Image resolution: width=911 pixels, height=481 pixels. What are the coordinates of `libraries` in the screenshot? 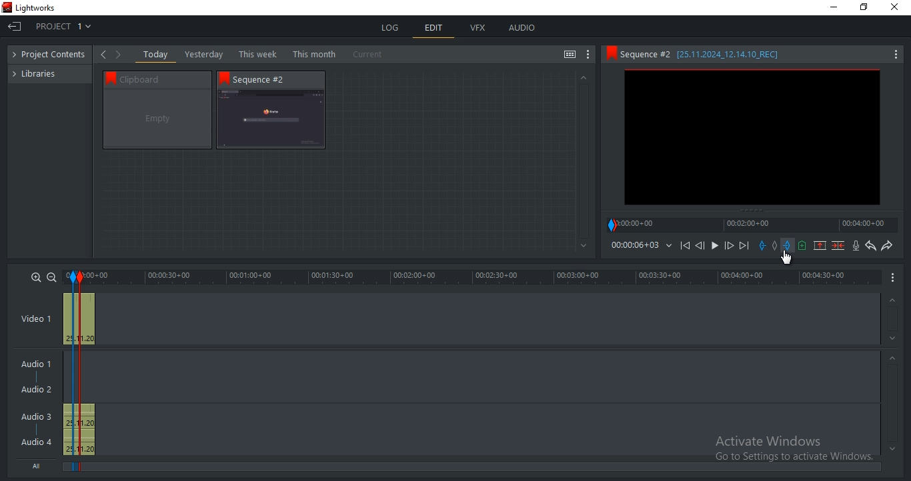 It's located at (41, 73).